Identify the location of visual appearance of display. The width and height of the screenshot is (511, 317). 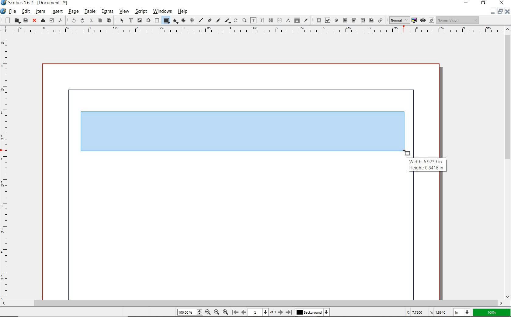
(459, 20).